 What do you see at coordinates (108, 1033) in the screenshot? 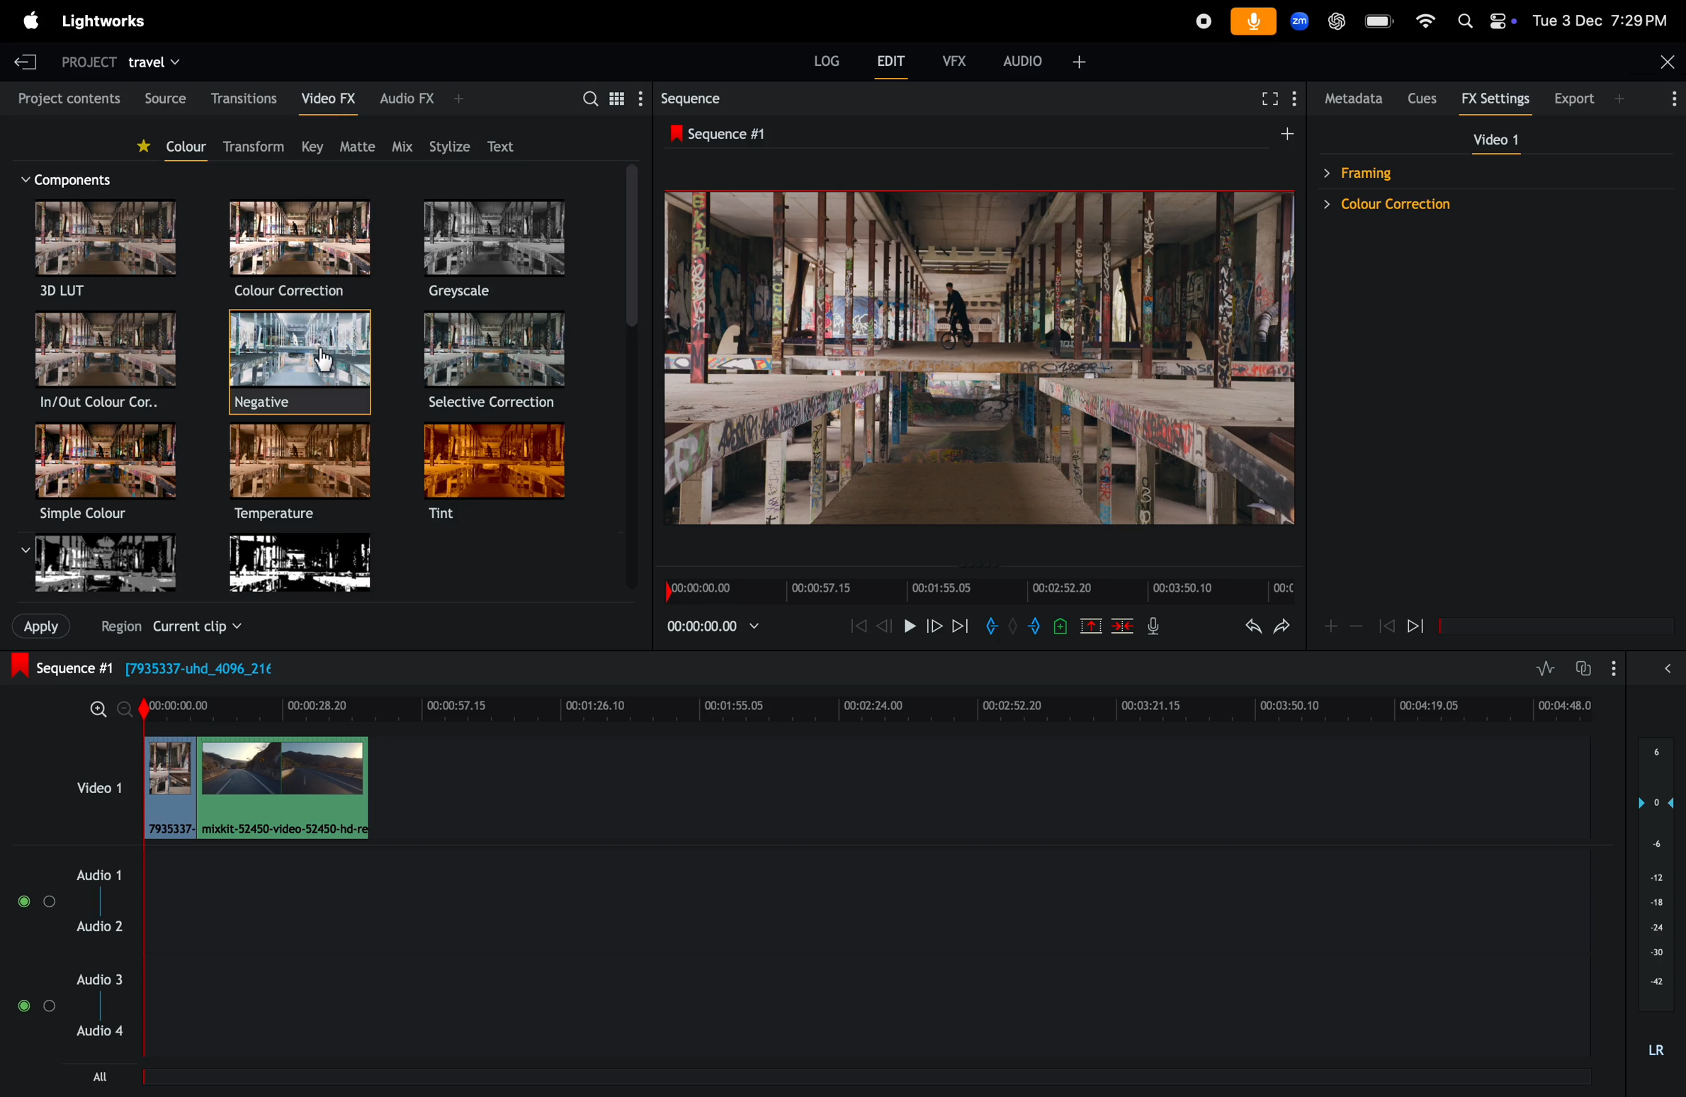
I see `audio 4` at bounding box center [108, 1033].